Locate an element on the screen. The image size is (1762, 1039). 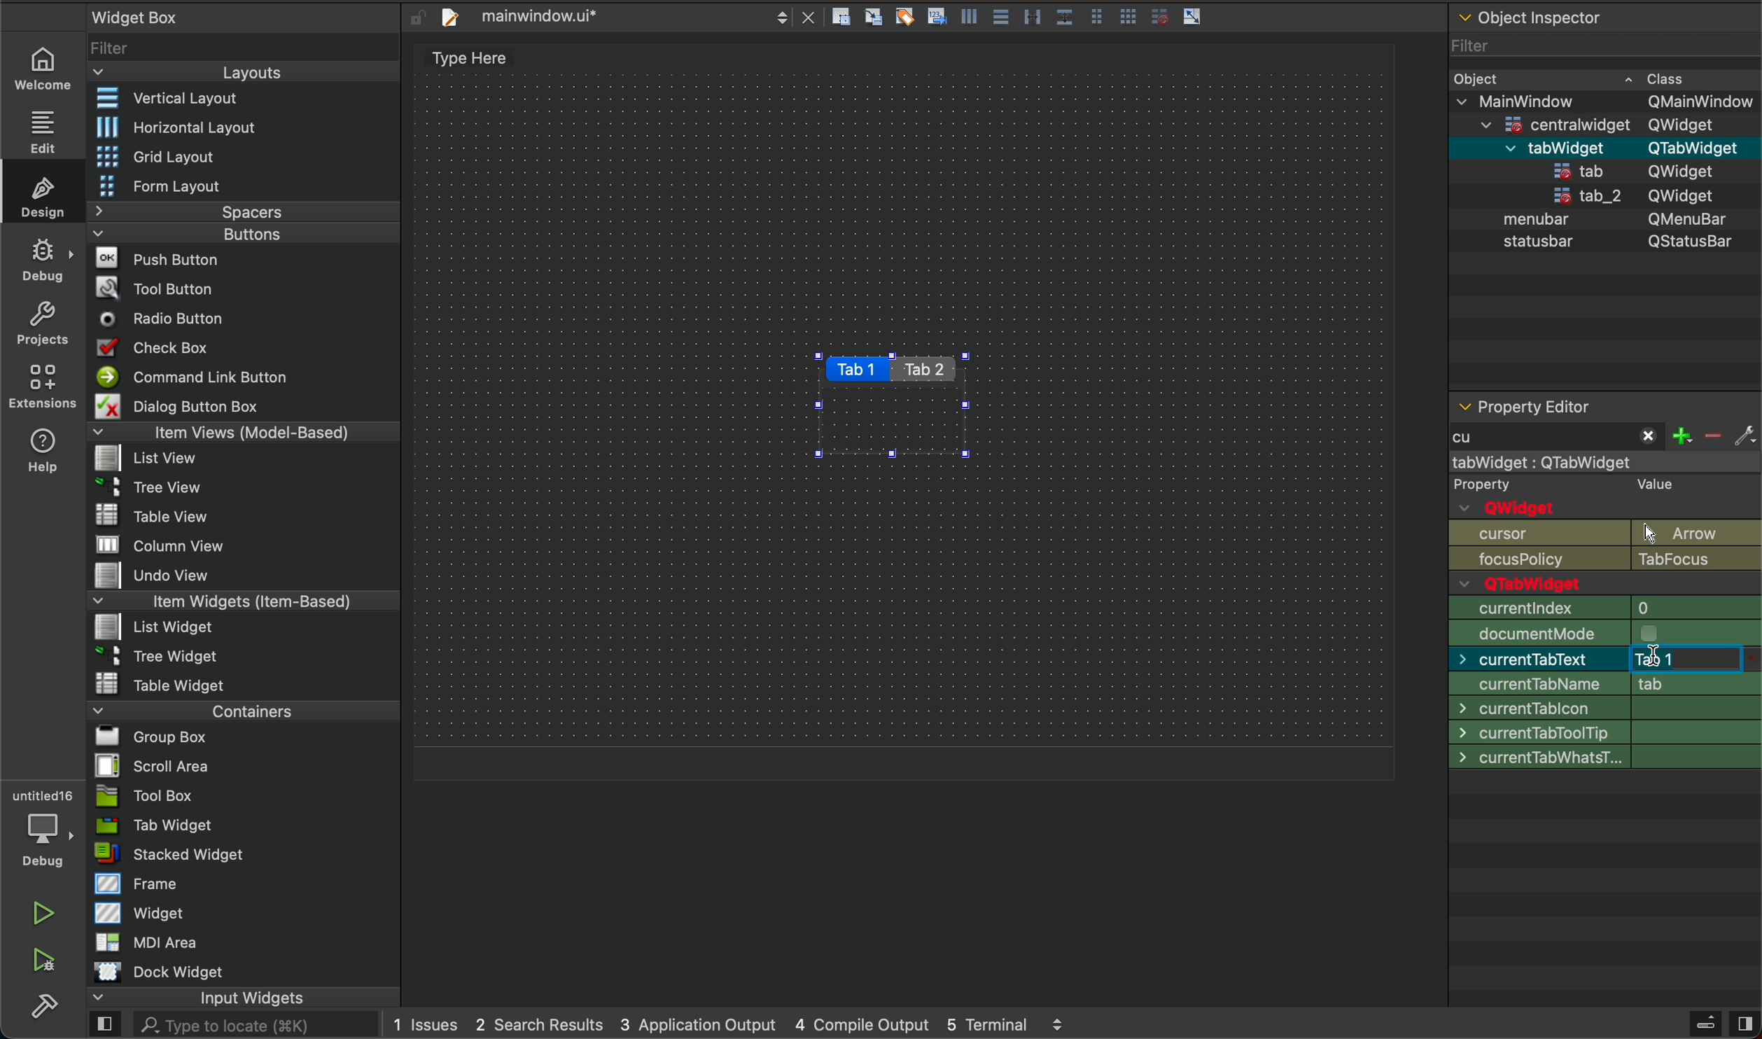
Dialog Button Box is located at coordinates (172, 405).